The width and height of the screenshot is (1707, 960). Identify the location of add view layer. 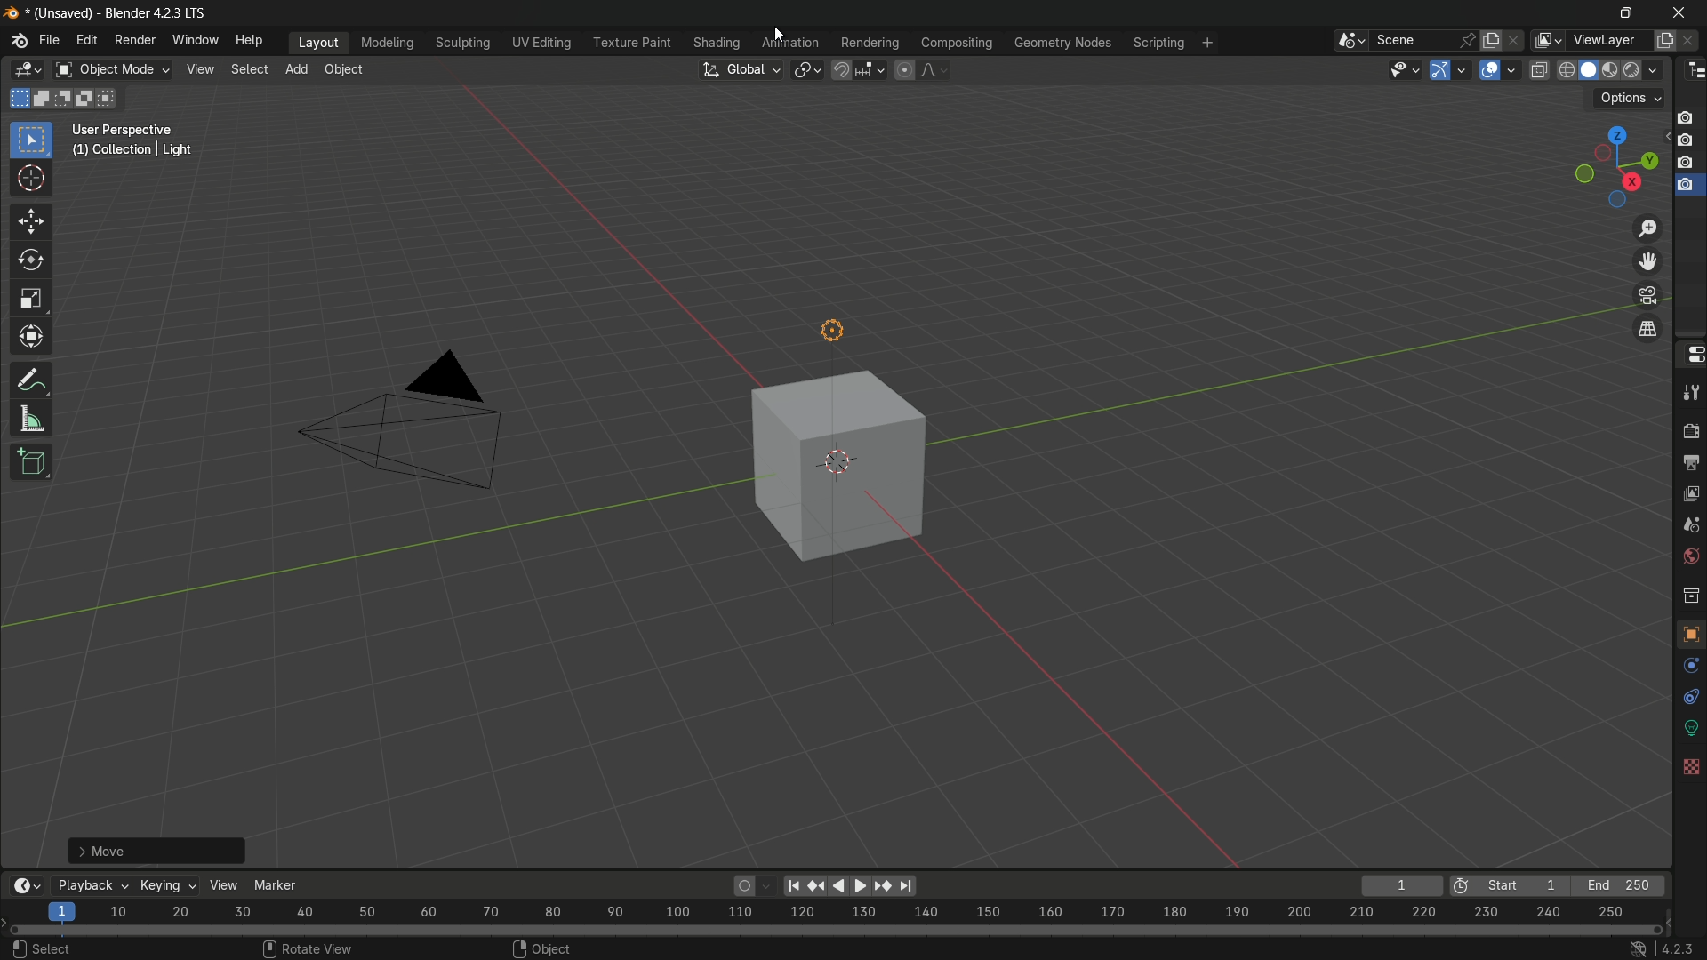
(1665, 40).